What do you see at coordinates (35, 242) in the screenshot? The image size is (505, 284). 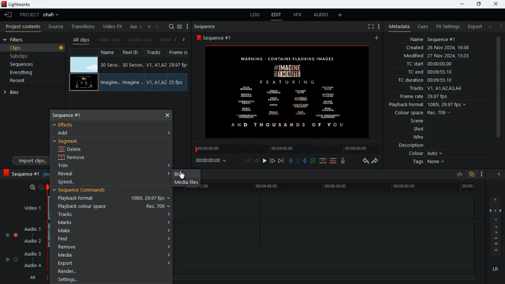 I see `audio 2` at bounding box center [35, 242].